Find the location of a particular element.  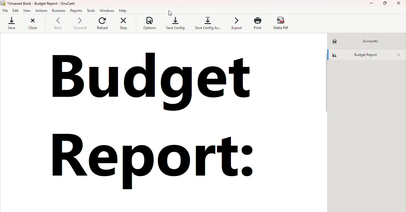

Accounts is located at coordinates (366, 41).